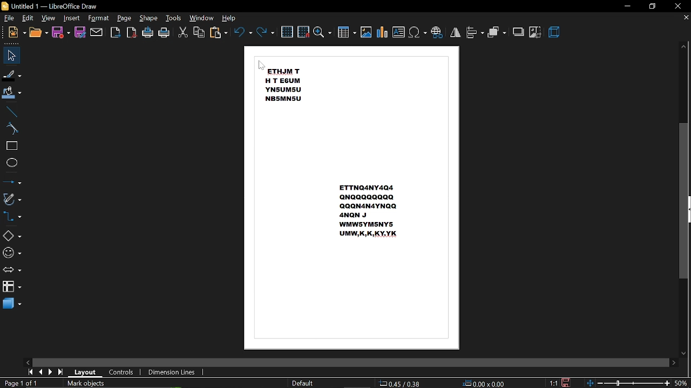 The height and width of the screenshot is (388, 691). What do you see at coordinates (148, 18) in the screenshot?
I see `shape` at bounding box center [148, 18].